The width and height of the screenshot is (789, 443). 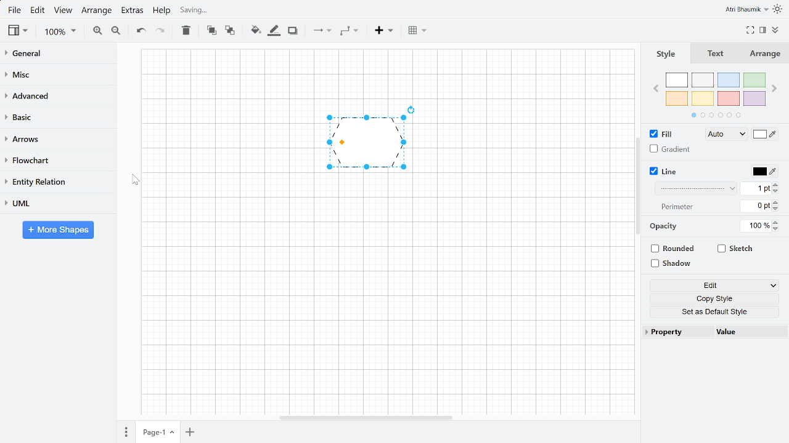 What do you see at coordinates (96, 32) in the screenshot?
I see `Zoom in` at bounding box center [96, 32].